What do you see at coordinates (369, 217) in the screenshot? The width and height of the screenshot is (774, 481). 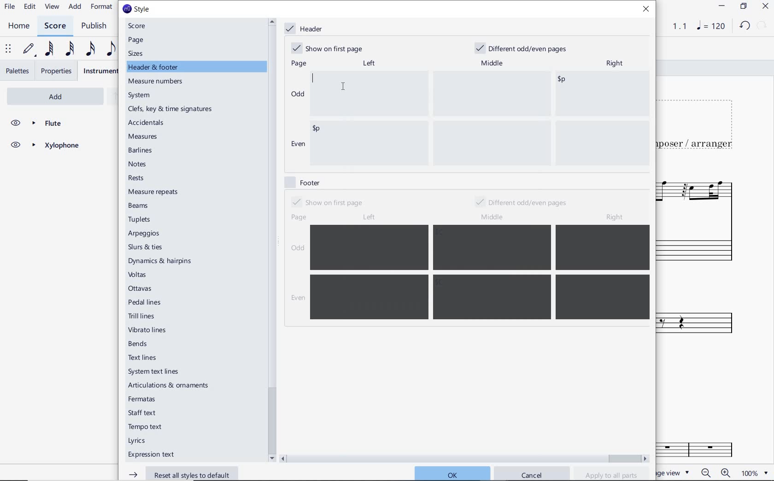 I see `left` at bounding box center [369, 217].